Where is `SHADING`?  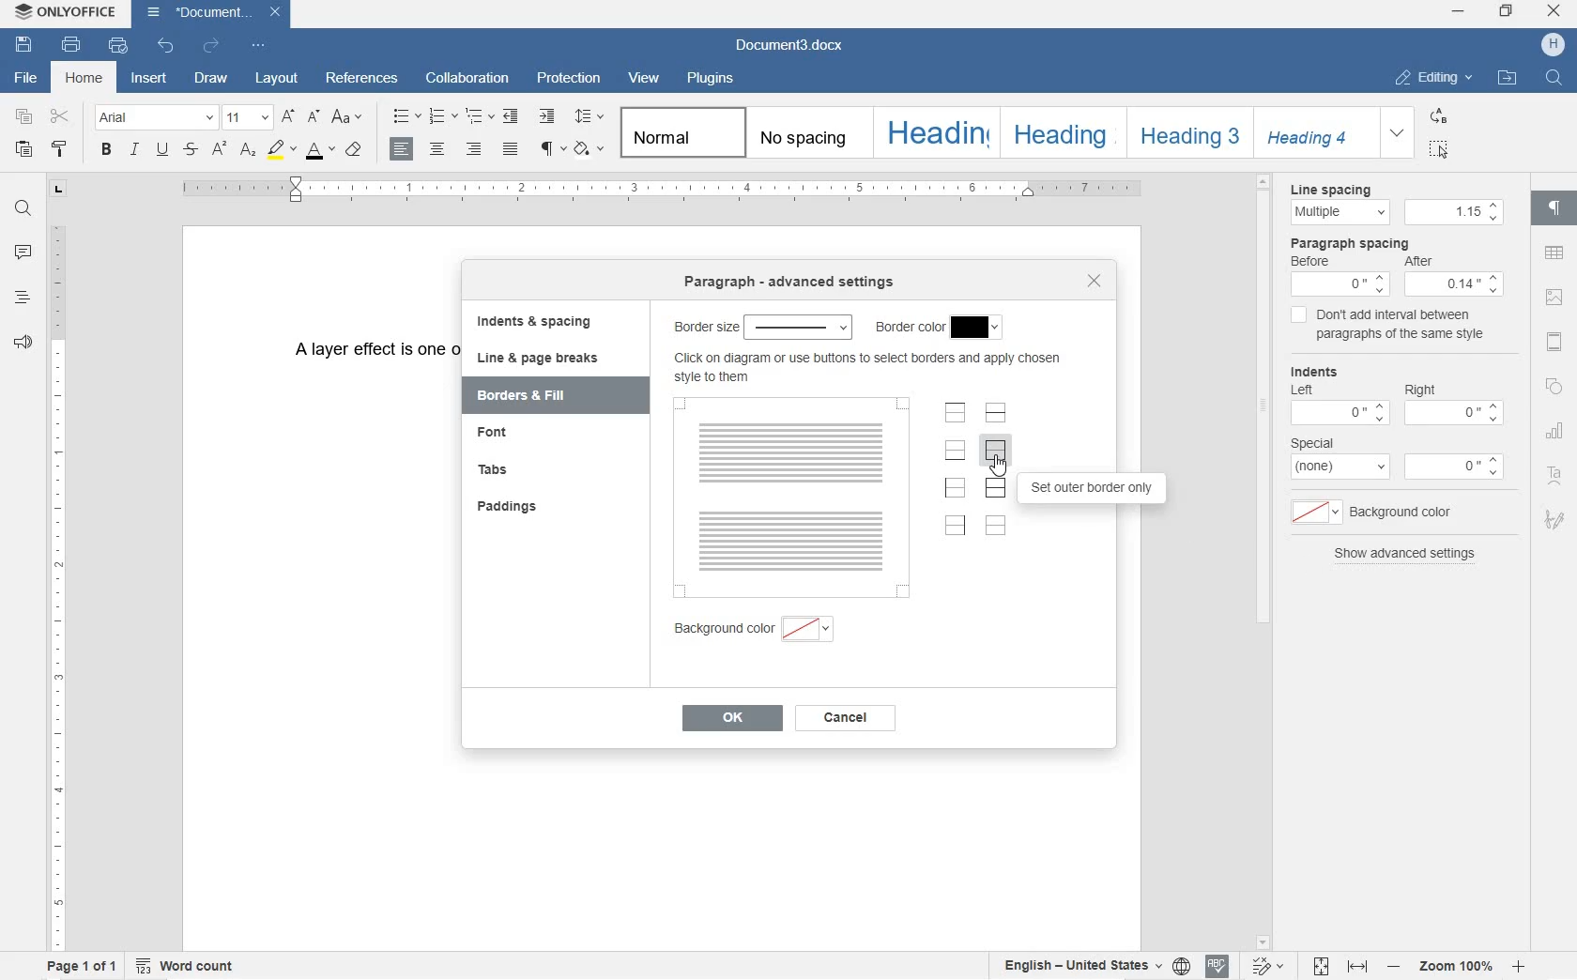
SHADING is located at coordinates (590, 147).